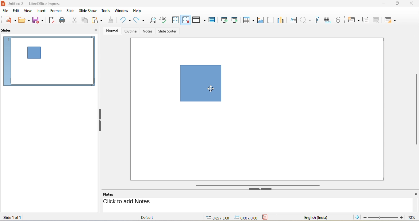 The image size is (419, 221). I want to click on new, so click(9, 21).